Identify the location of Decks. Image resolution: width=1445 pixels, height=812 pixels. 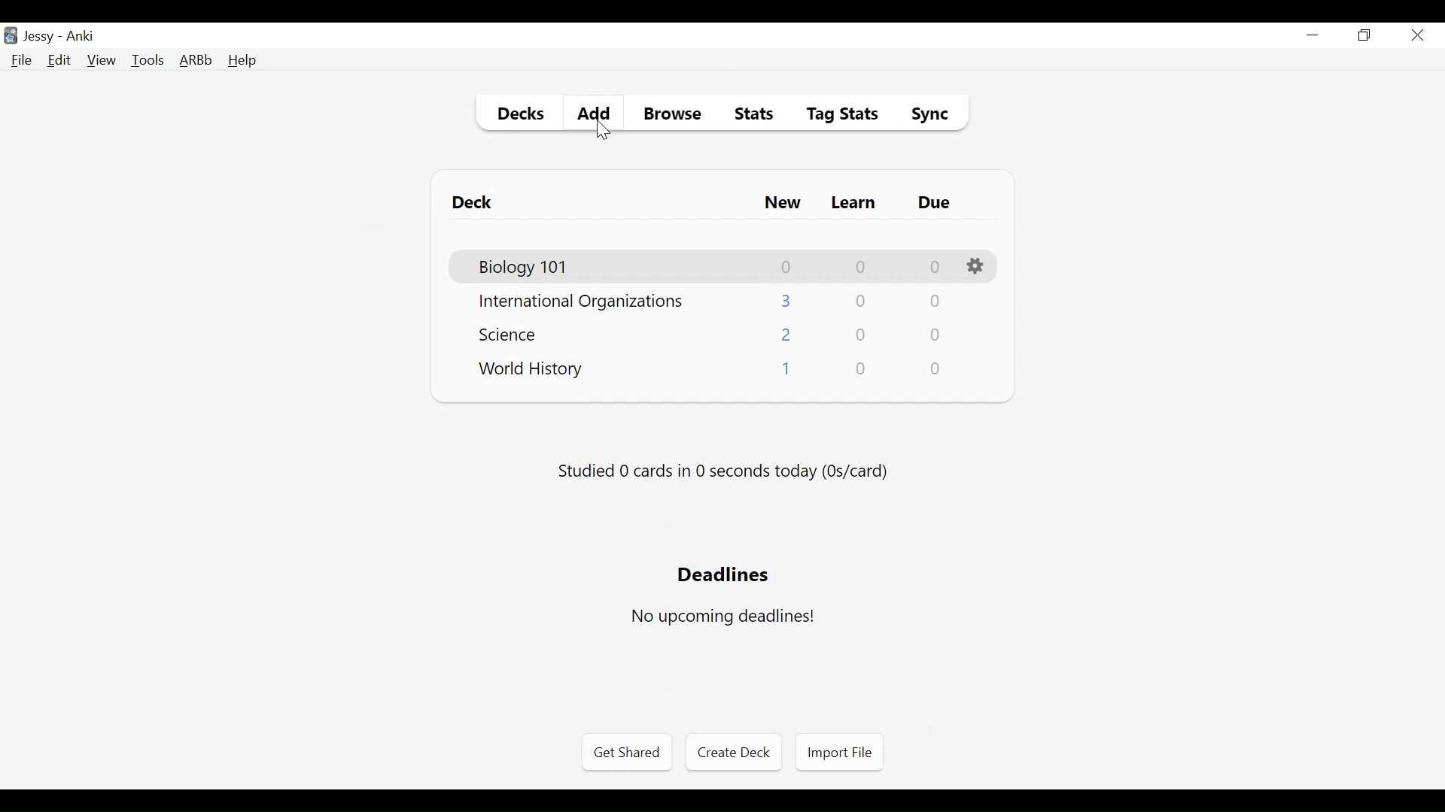
(517, 116).